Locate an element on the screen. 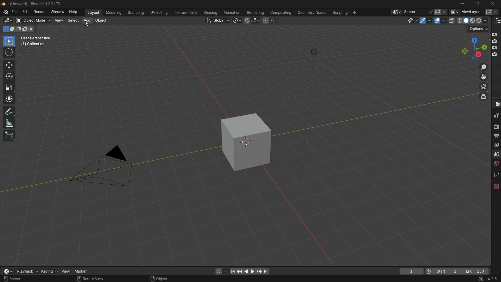 This screenshot has width=501, height=282. current frame is located at coordinates (411, 271).